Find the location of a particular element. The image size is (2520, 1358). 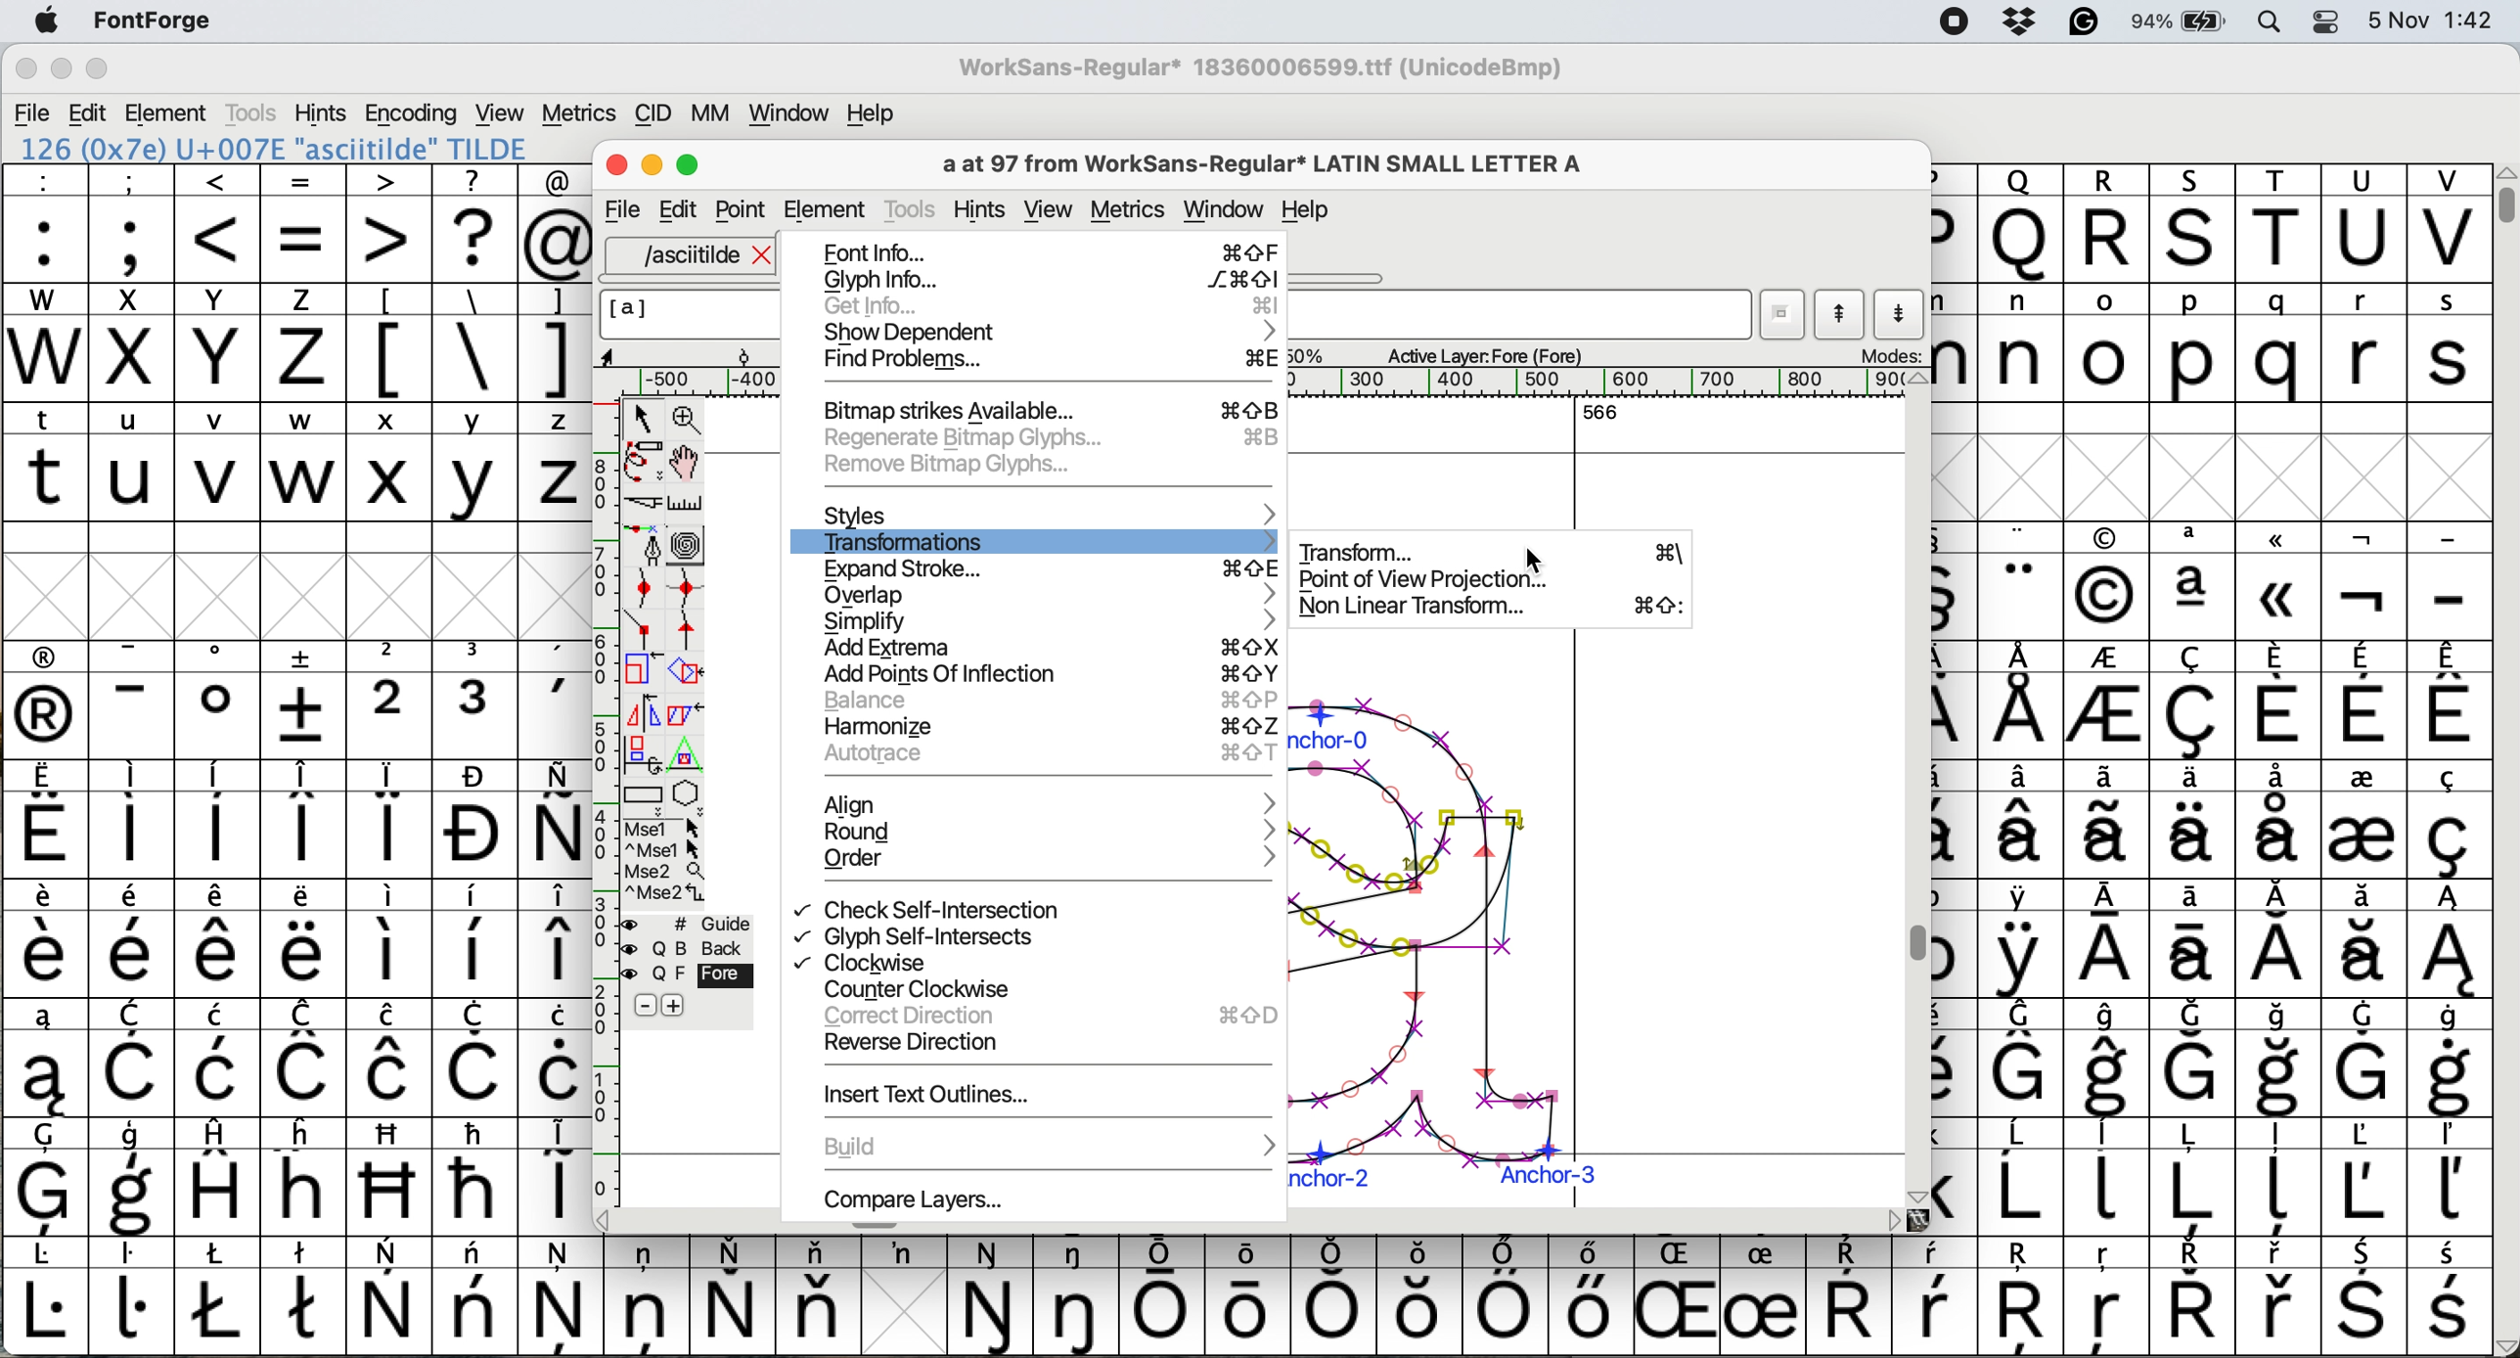

zoom in is located at coordinates (691, 422).